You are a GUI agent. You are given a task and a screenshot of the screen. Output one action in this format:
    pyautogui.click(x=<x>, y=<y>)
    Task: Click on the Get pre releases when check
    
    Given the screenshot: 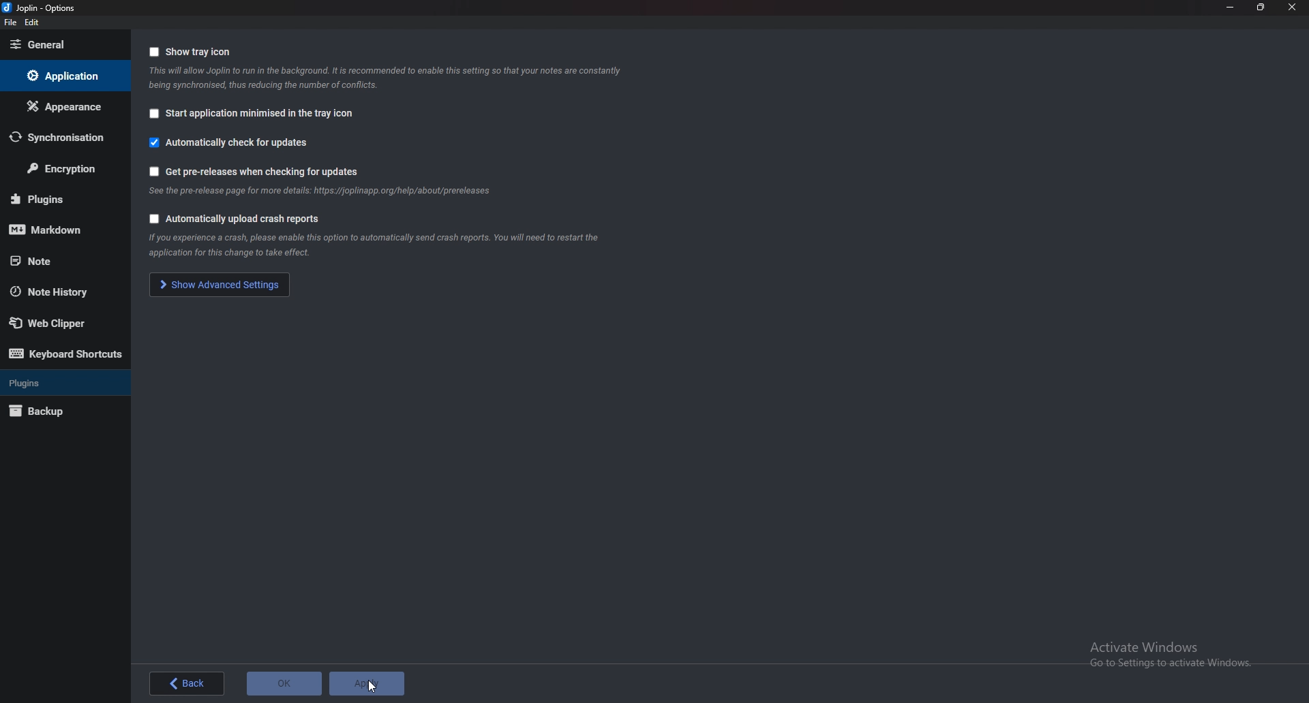 What is the action you would take?
    pyautogui.click(x=265, y=171)
    